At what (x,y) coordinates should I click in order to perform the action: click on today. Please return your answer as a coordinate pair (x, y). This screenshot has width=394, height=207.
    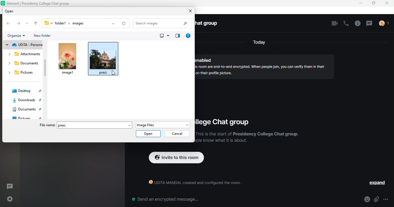
    Looking at the image, I should click on (259, 43).